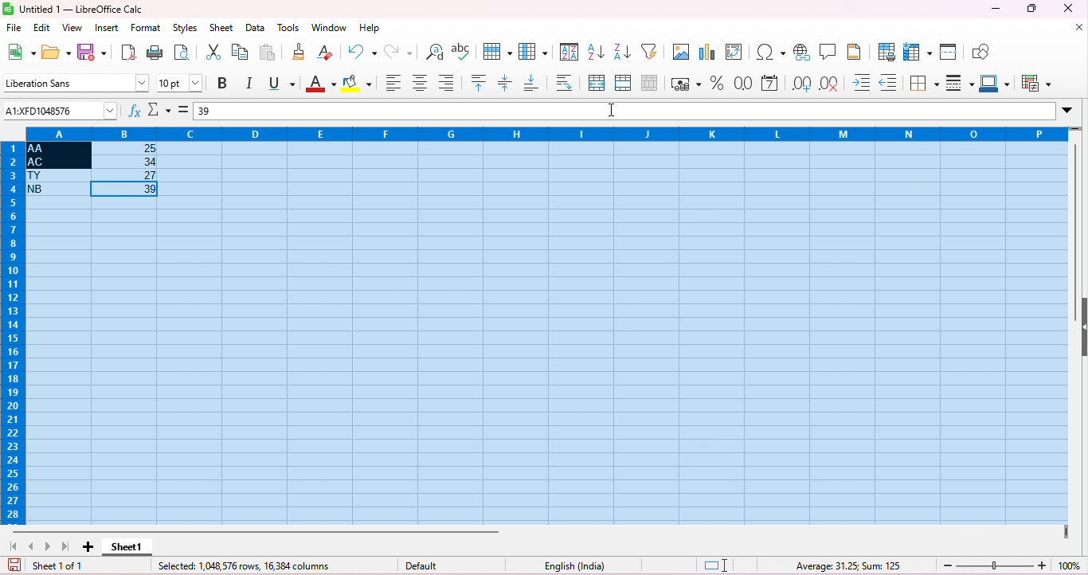 This screenshot has height=575, width=1088. Describe the element at coordinates (771, 84) in the screenshot. I see `format as date` at that location.